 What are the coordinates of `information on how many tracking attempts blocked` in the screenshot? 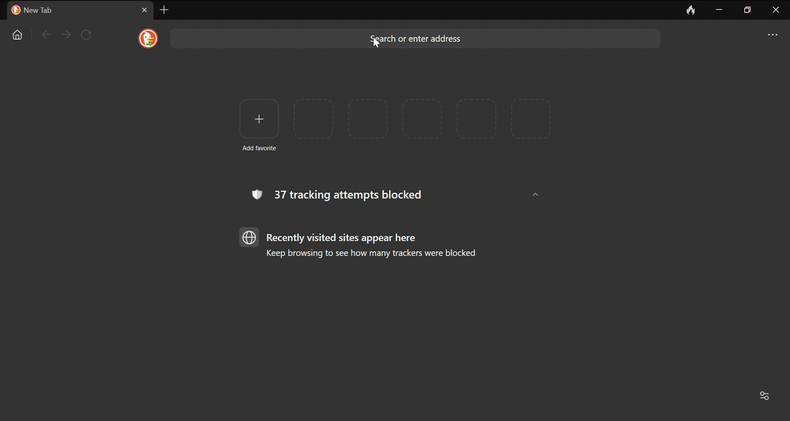 It's located at (339, 194).